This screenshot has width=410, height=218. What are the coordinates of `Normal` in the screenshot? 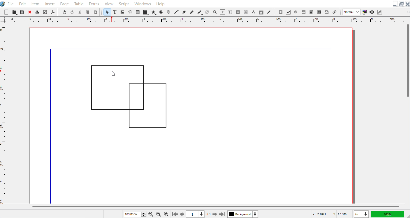 It's located at (351, 12).